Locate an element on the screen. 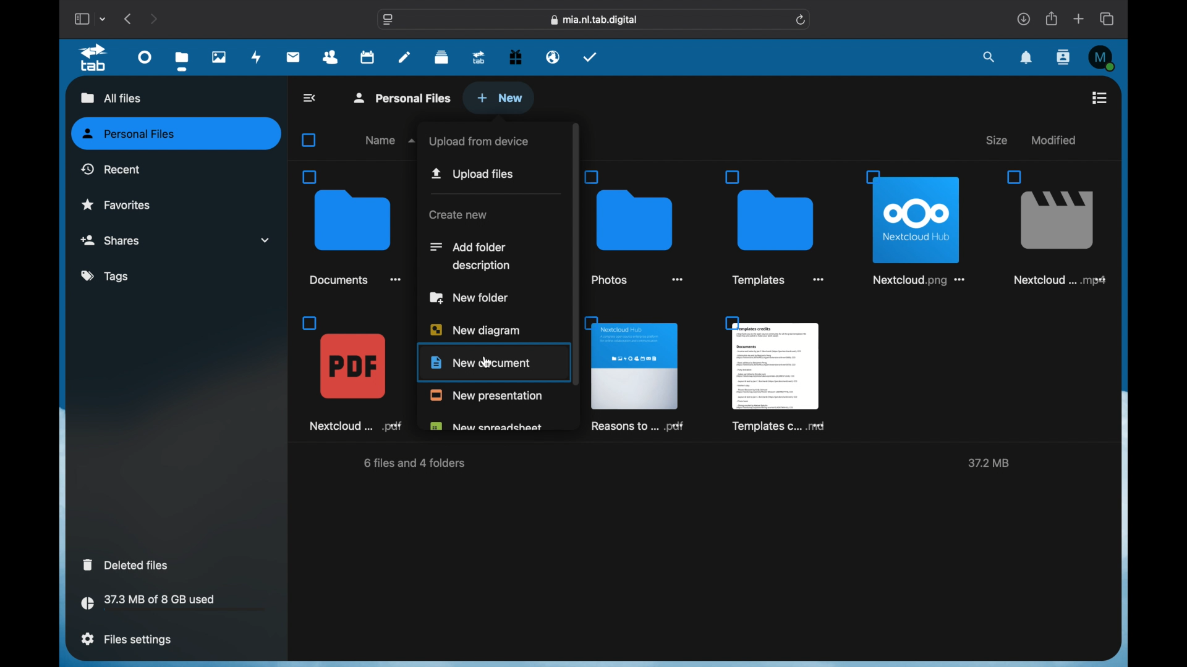 The height and width of the screenshot is (667, 1187). new presentation is located at coordinates (485, 395).